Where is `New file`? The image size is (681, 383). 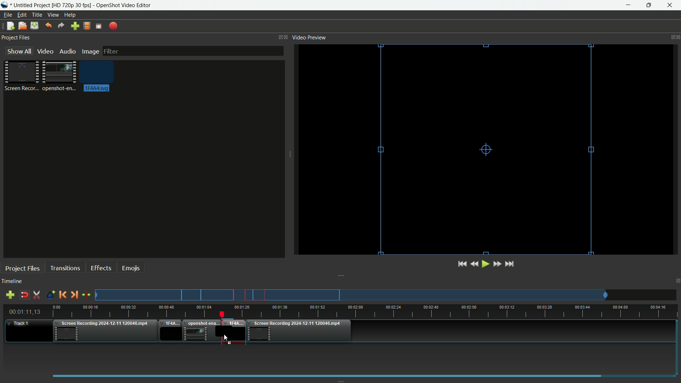
New file is located at coordinates (9, 27).